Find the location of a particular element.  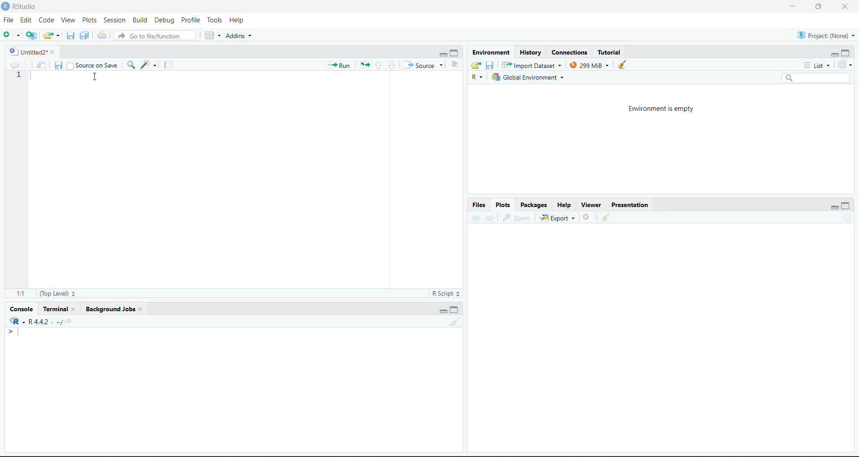

Code is located at coordinates (47, 21).